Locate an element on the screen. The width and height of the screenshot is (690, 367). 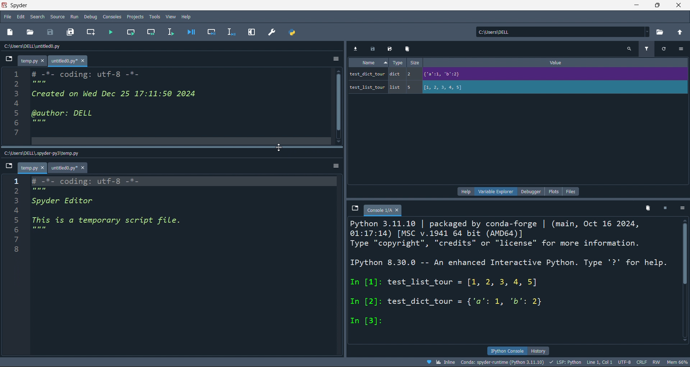
save all files is located at coordinates (71, 32).